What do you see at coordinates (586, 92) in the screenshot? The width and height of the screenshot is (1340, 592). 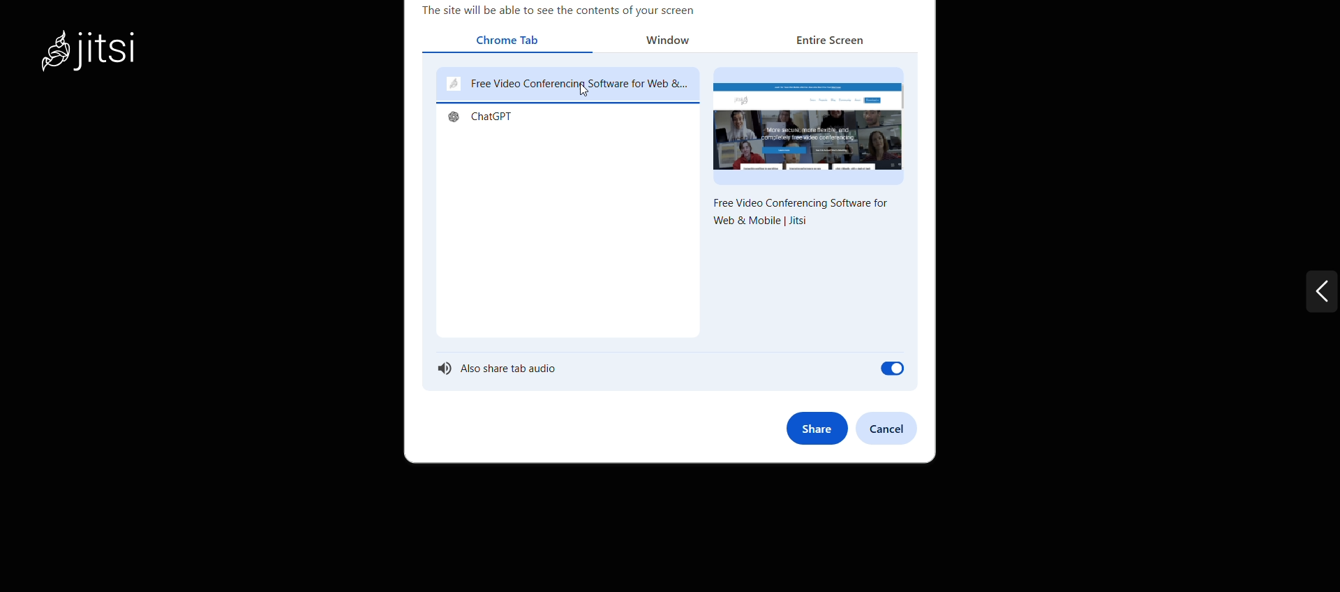 I see `cursor` at bounding box center [586, 92].